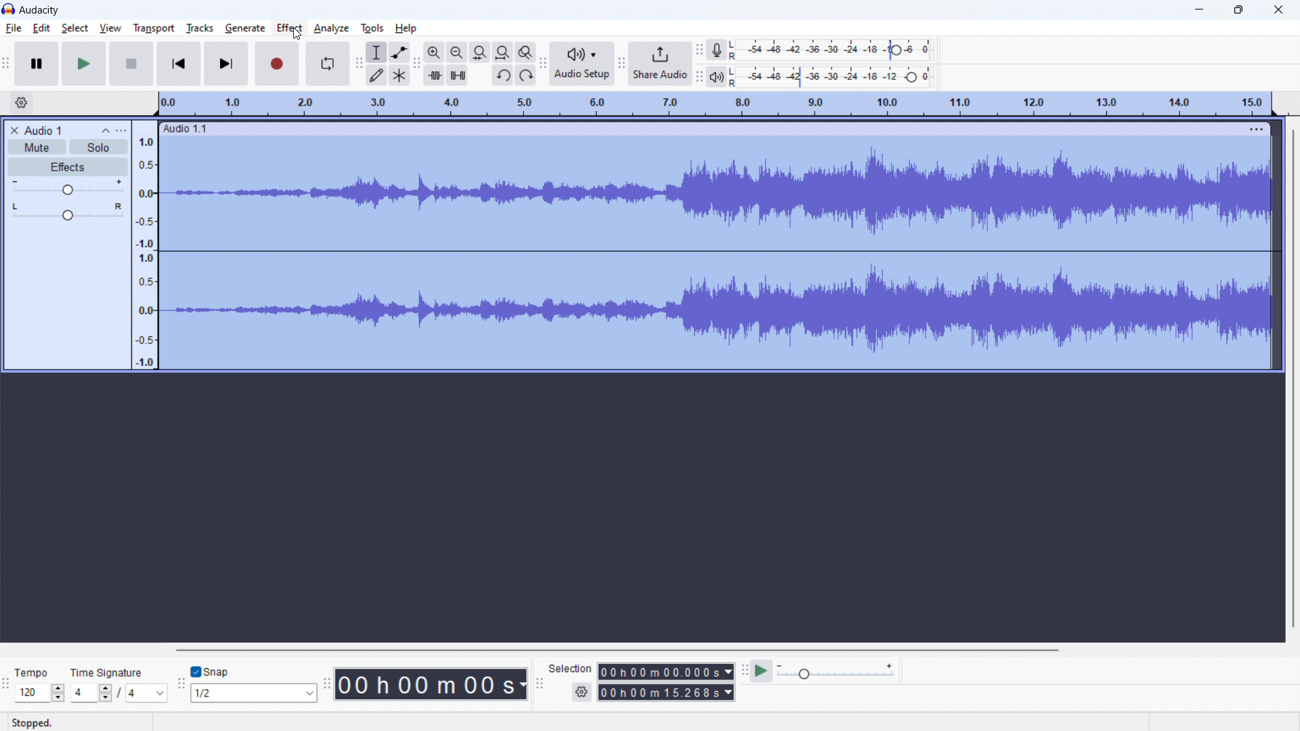  What do you see at coordinates (154, 28) in the screenshot?
I see `transport` at bounding box center [154, 28].